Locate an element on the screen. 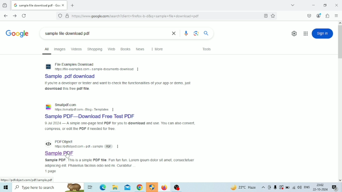  Search by image is located at coordinates (196, 33).